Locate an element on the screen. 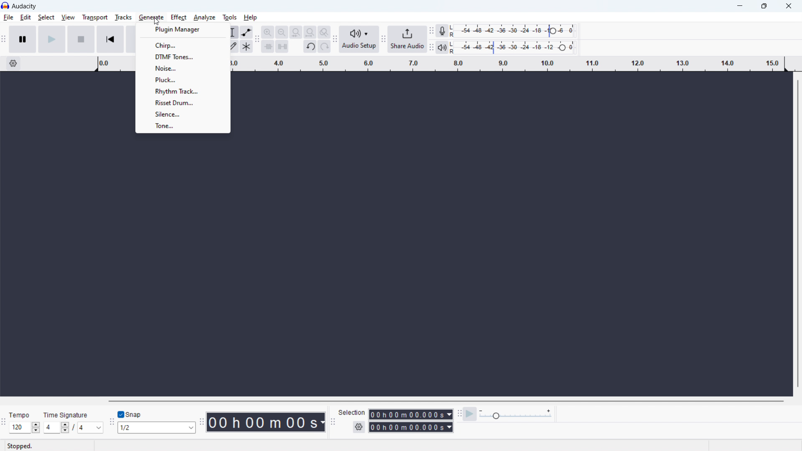  pause is located at coordinates (22, 39).